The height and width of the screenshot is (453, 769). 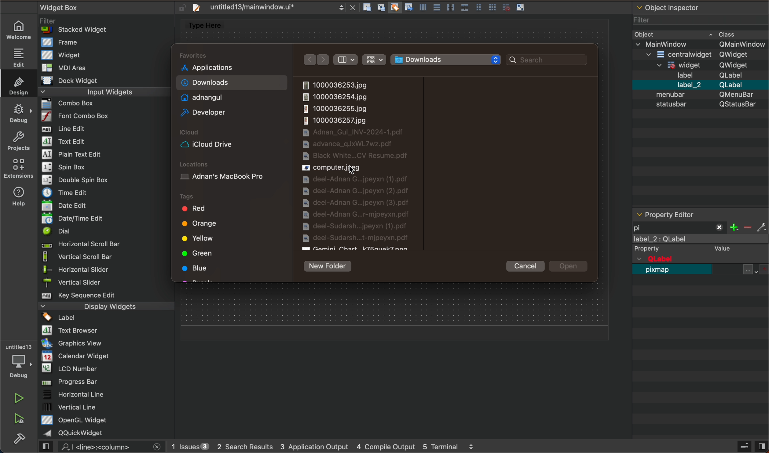 I want to click on edit, so click(x=17, y=56).